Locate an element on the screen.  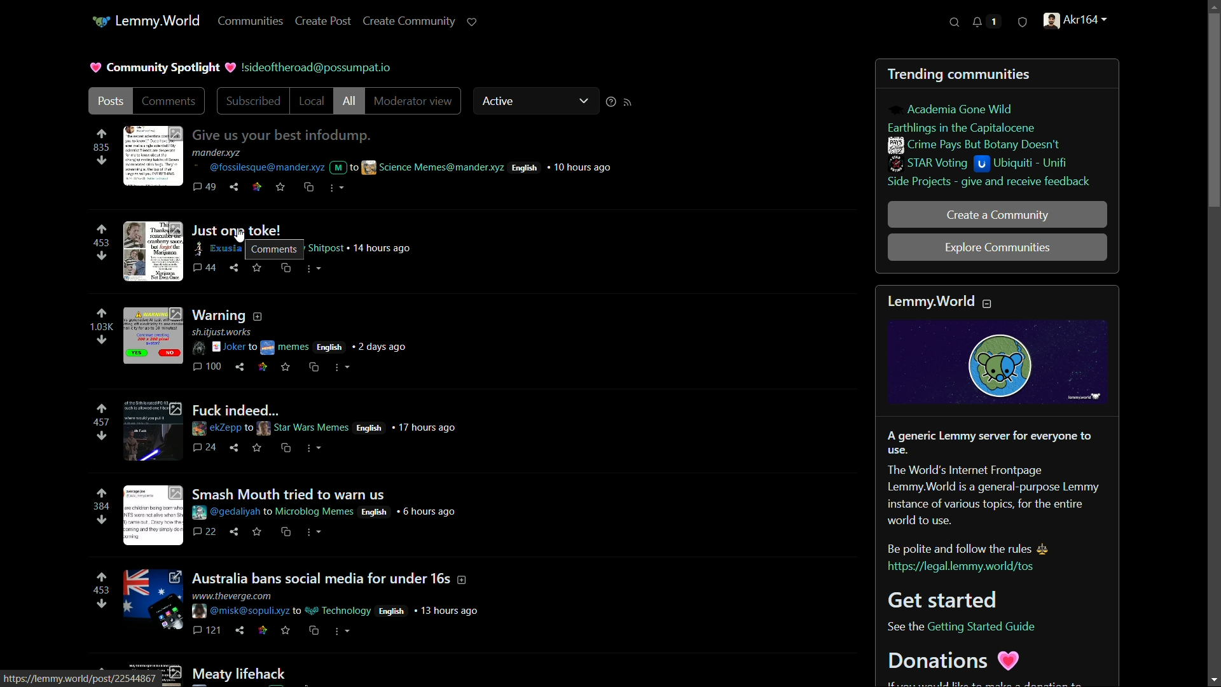
See the is located at coordinates (904, 627).